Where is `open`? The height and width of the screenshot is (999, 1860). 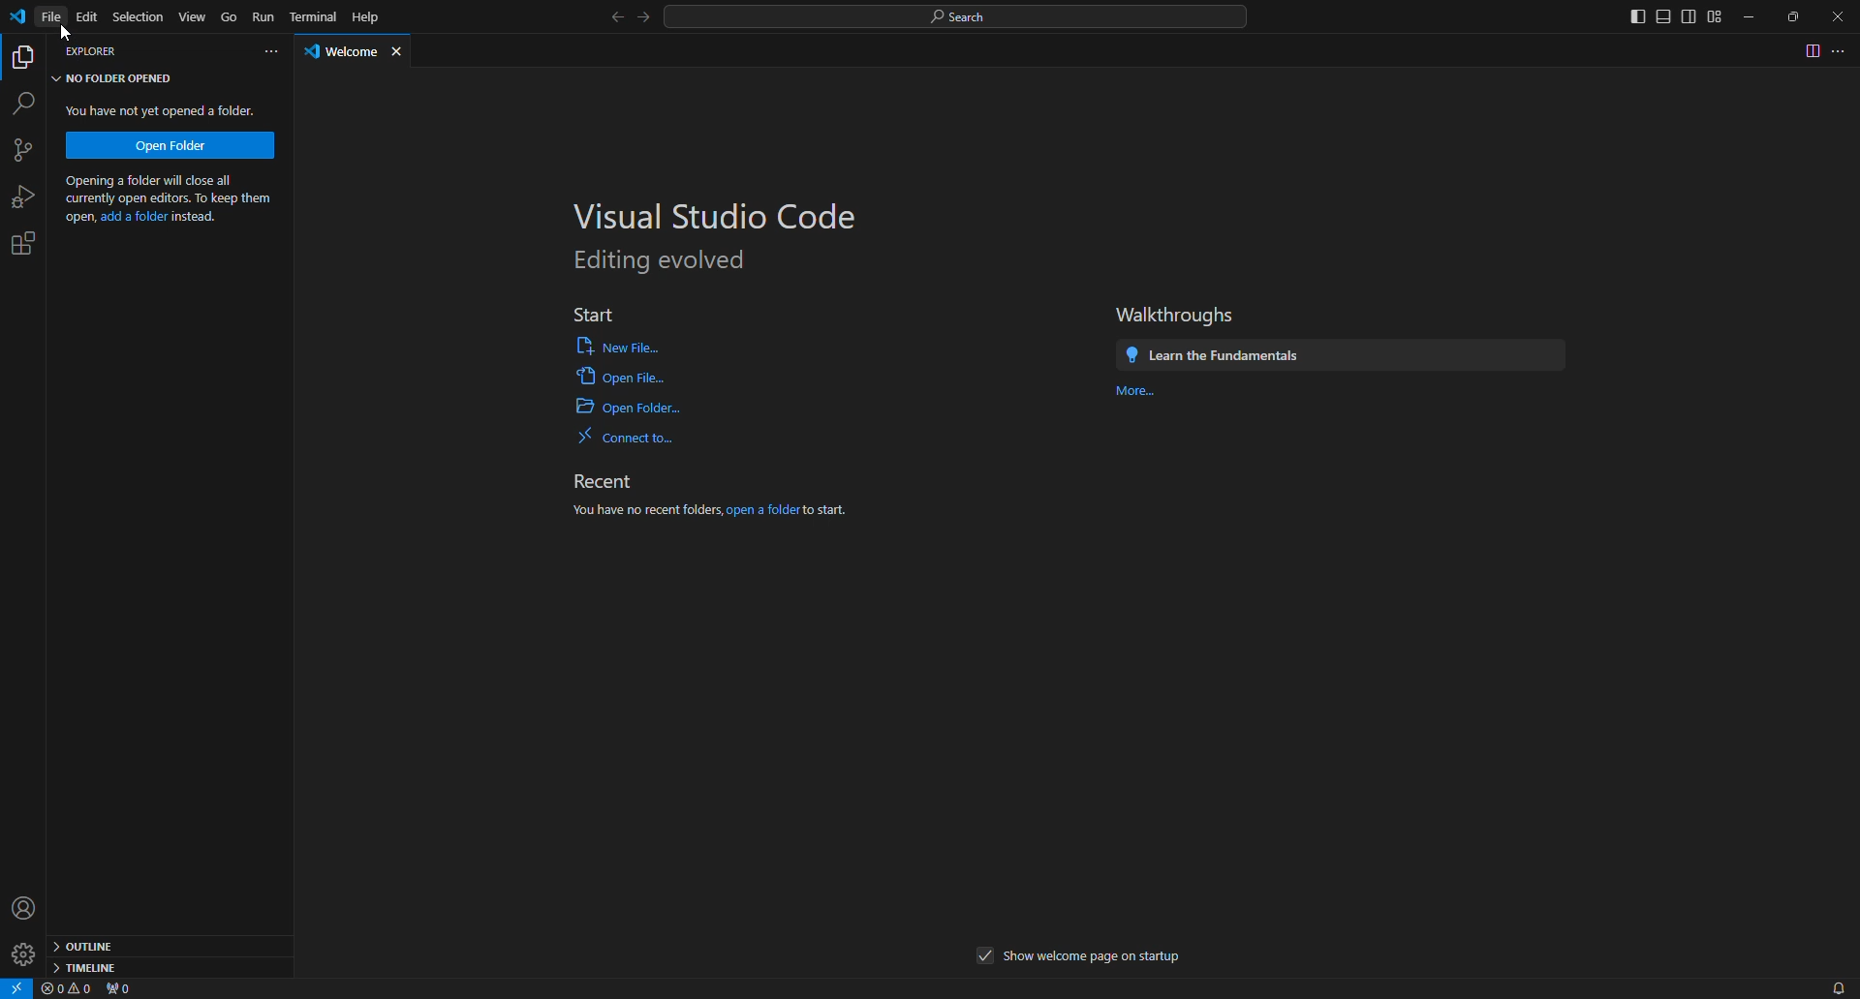
open is located at coordinates (77, 218).